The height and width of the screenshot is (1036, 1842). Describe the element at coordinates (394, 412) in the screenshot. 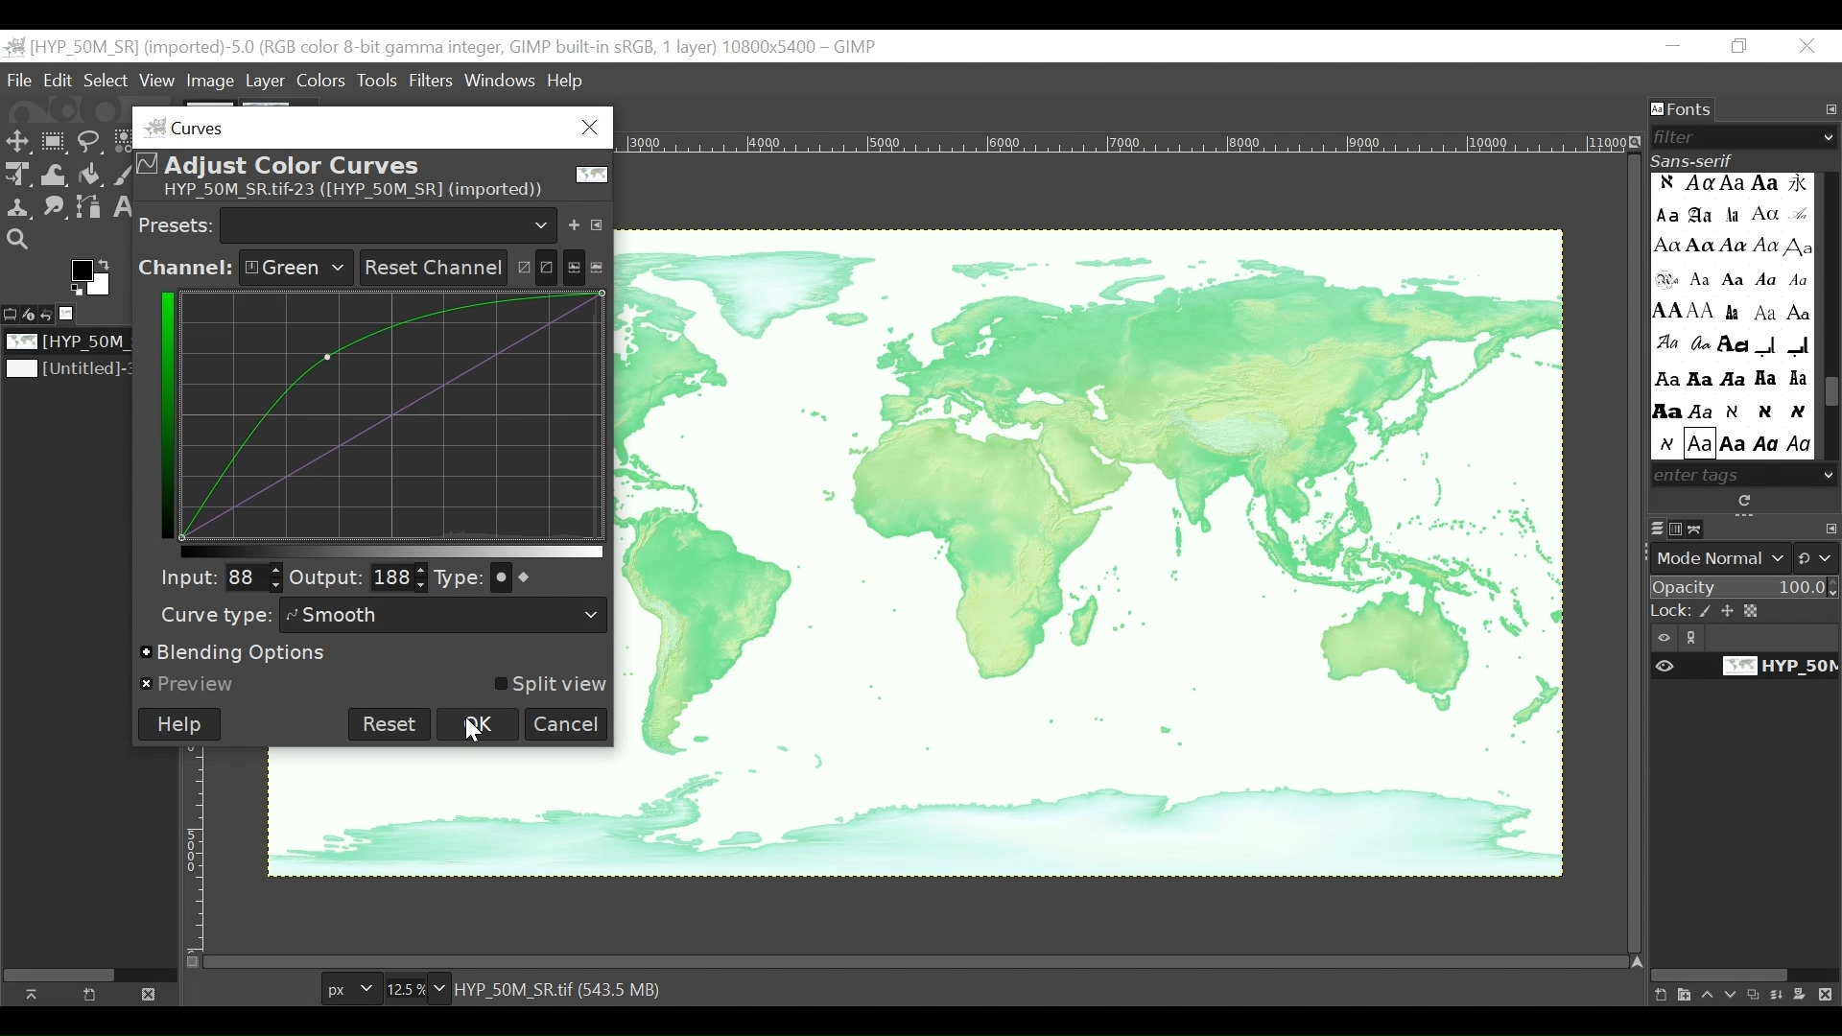

I see `Coordinates` at that location.